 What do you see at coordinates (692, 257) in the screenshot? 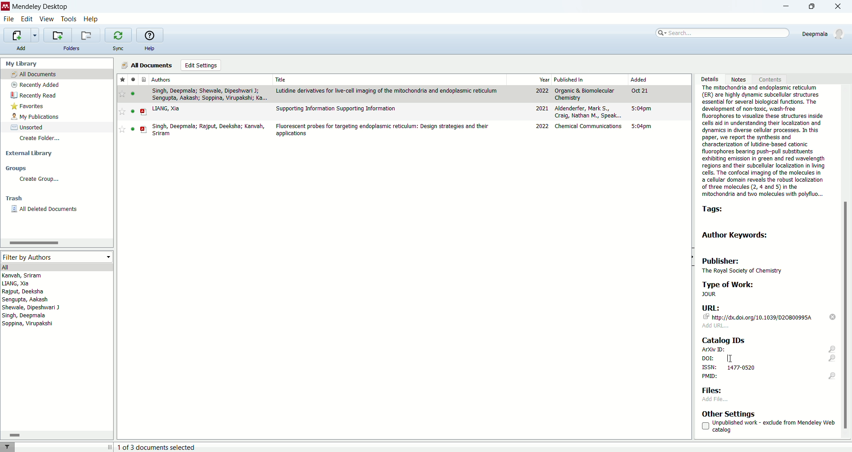
I see `toggle hide/show` at bounding box center [692, 257].